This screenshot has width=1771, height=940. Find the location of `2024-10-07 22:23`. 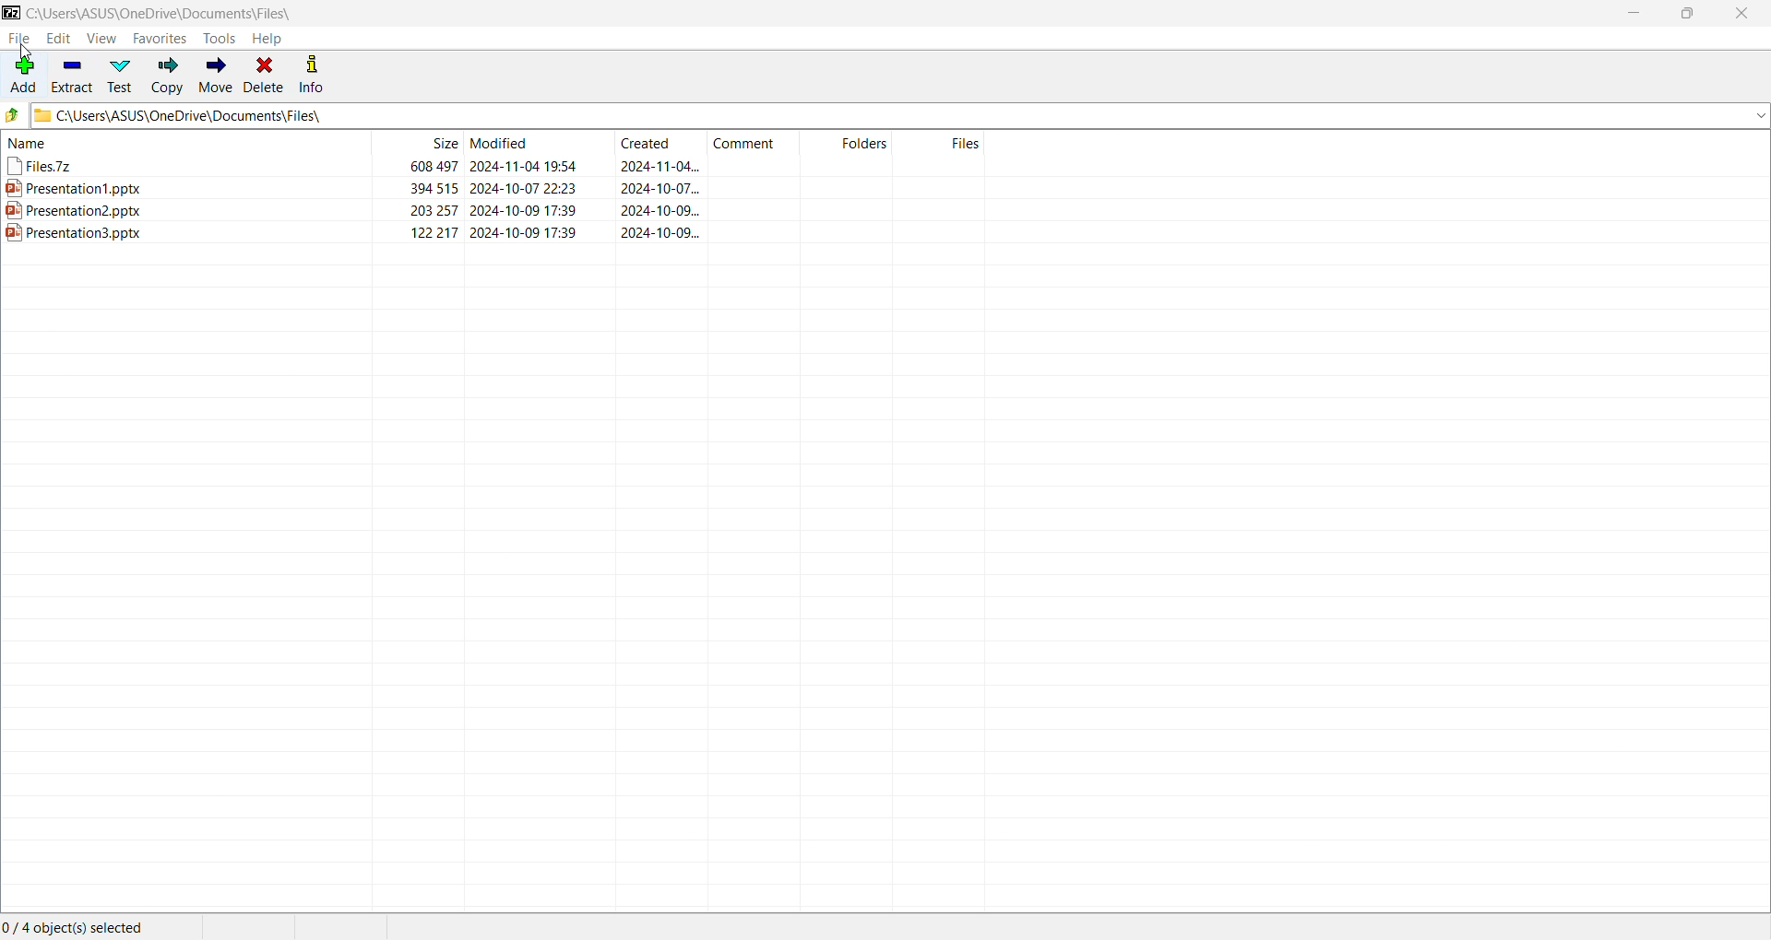

2024-10-07 22:23 is located at coordinates (524, 189).